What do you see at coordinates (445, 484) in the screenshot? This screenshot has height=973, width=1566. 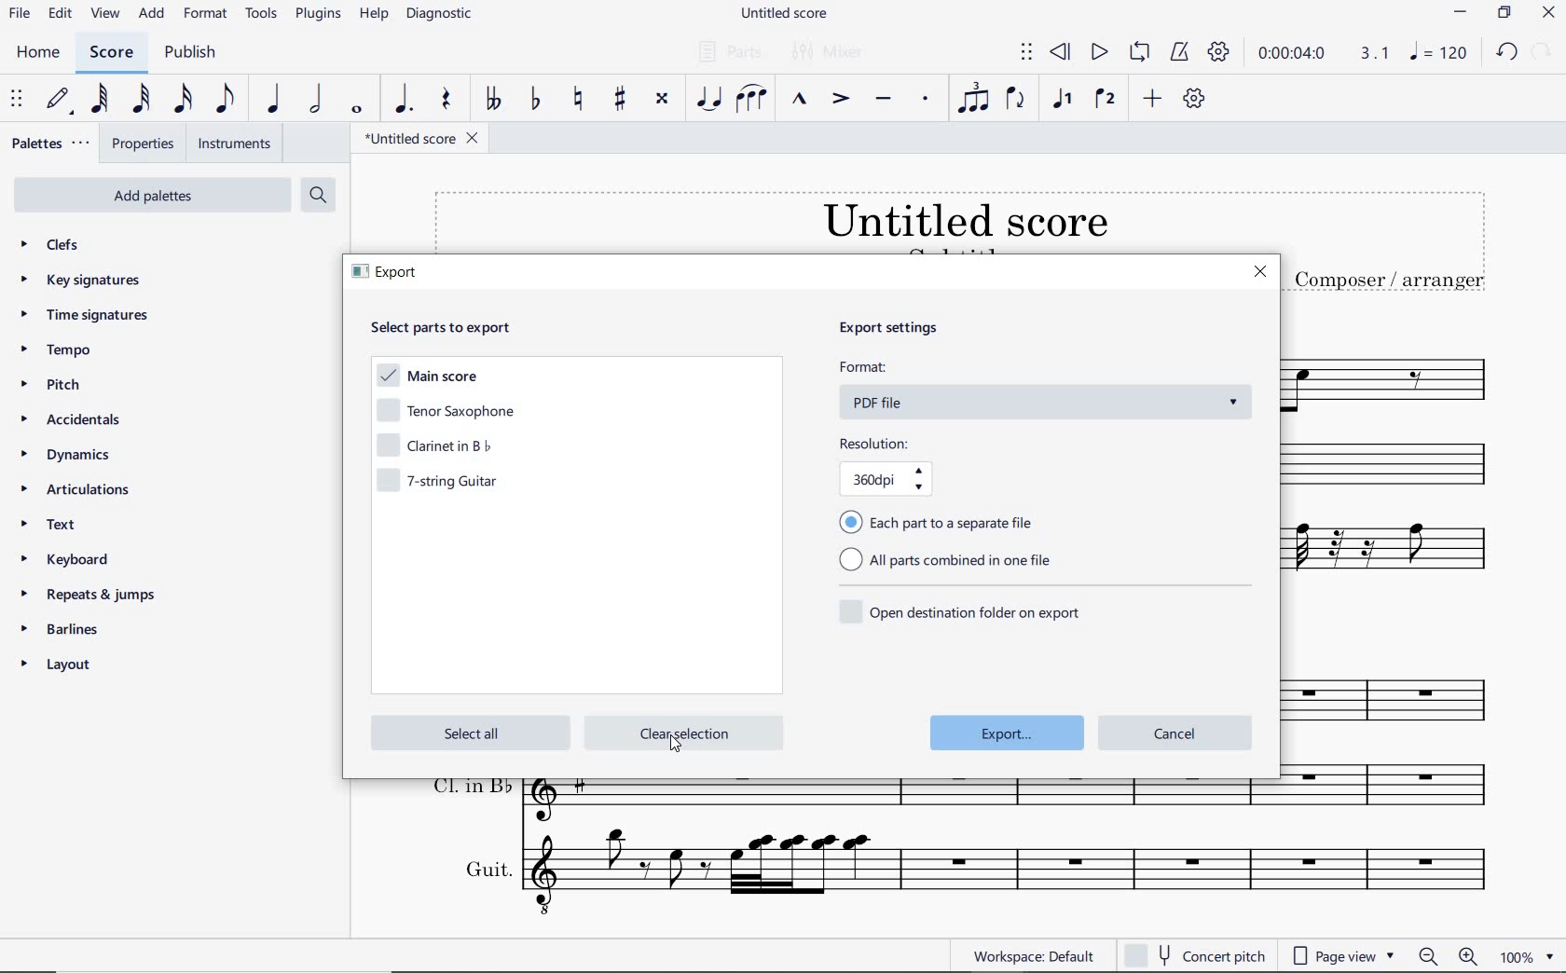 I see `7-string guitar` at bounding box center [445, 484].